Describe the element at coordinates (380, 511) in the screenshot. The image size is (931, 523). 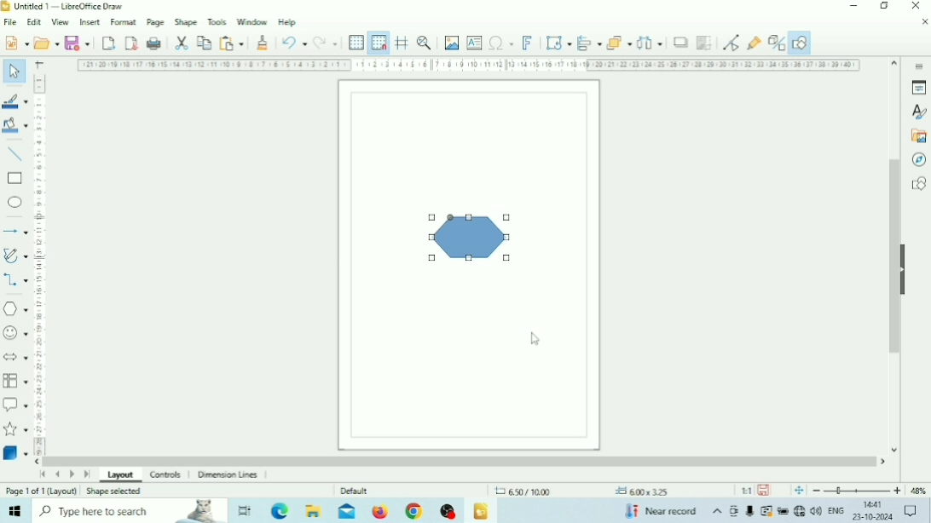
I see `Firefox` at that location.